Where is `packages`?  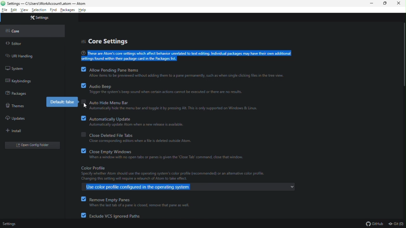
packages is located at coordinates (68, 10).